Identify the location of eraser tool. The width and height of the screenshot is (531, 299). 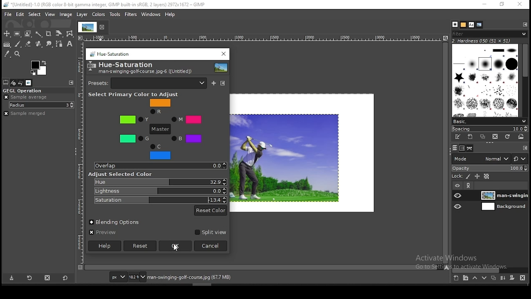
(39, 44).